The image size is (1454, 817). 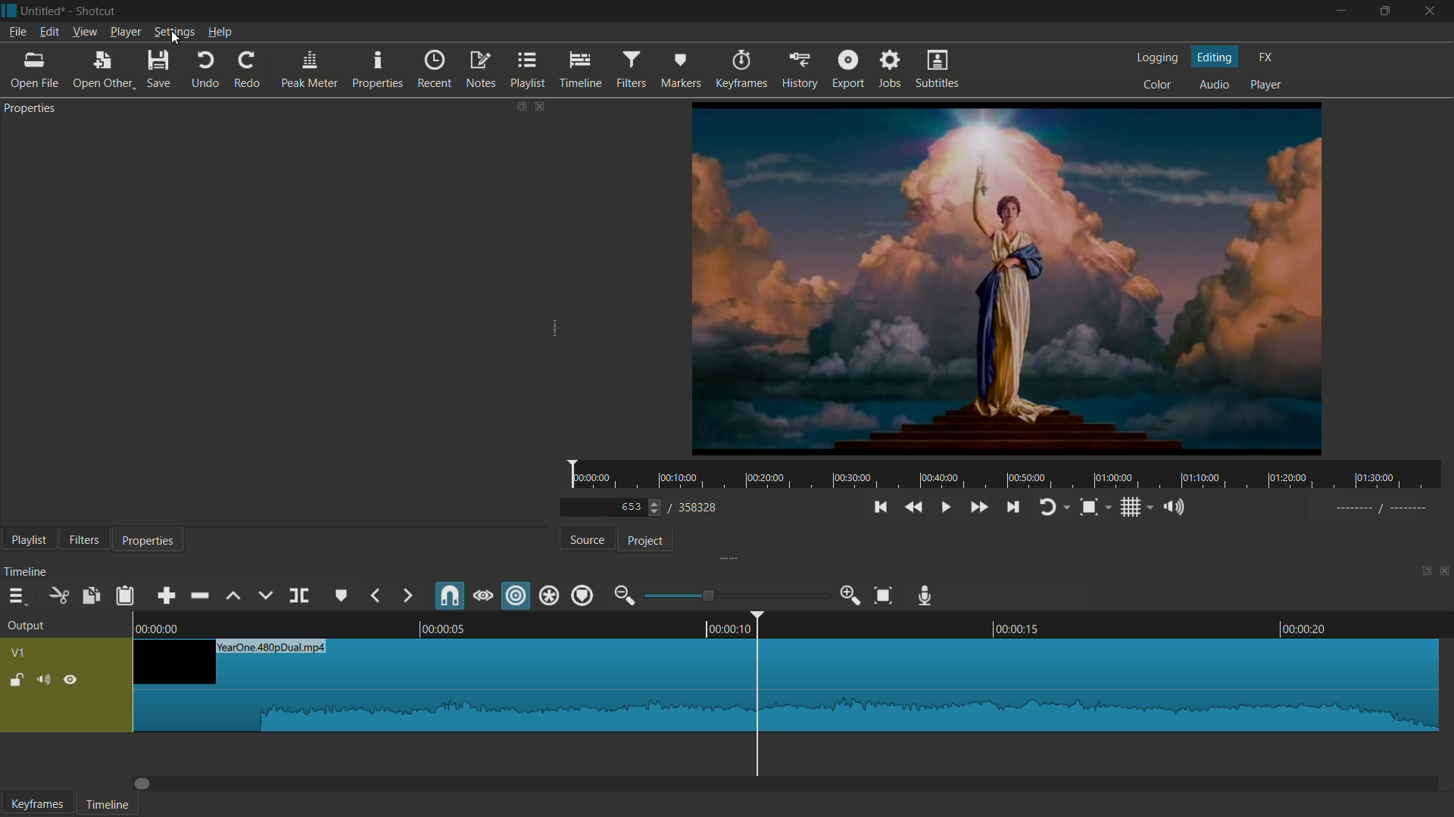 What do you see at coordinates (444, 627) in the screenshot?
I see `00.00.05` at bounding box center [444, 627].